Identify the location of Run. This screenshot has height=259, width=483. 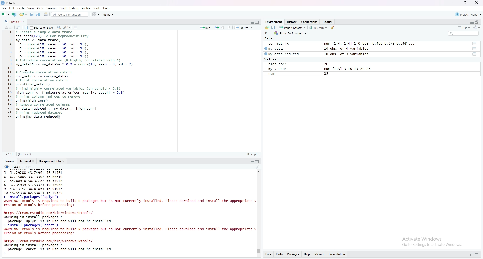
(206, 28).